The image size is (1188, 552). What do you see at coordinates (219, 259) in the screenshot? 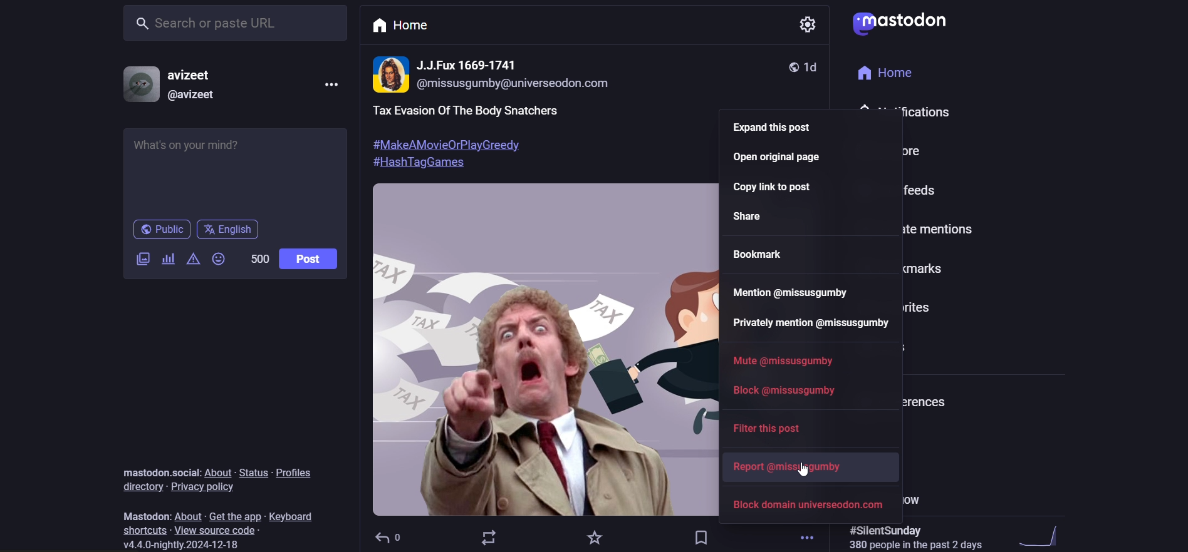
I see `emoji` at bounding box center [219, 259].